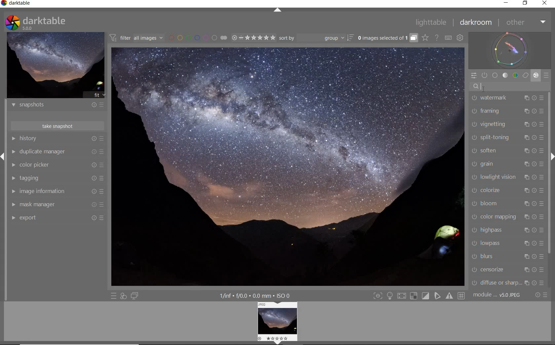 This screenshot has height=345, width=555. What do you see at coordinates (542, 164) in the screenshot?
I see `` at bounding box center [542, 164].